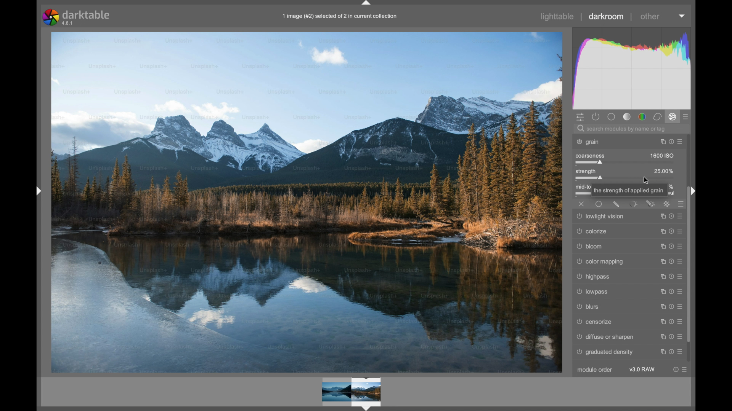  What do you see at coordinates (660, 277) in the screenshot?
I see `instance` at bounding box center [660, 277].